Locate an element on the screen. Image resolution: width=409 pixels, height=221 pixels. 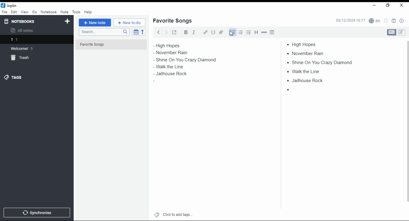
bold is located at coordinates (186, 32).